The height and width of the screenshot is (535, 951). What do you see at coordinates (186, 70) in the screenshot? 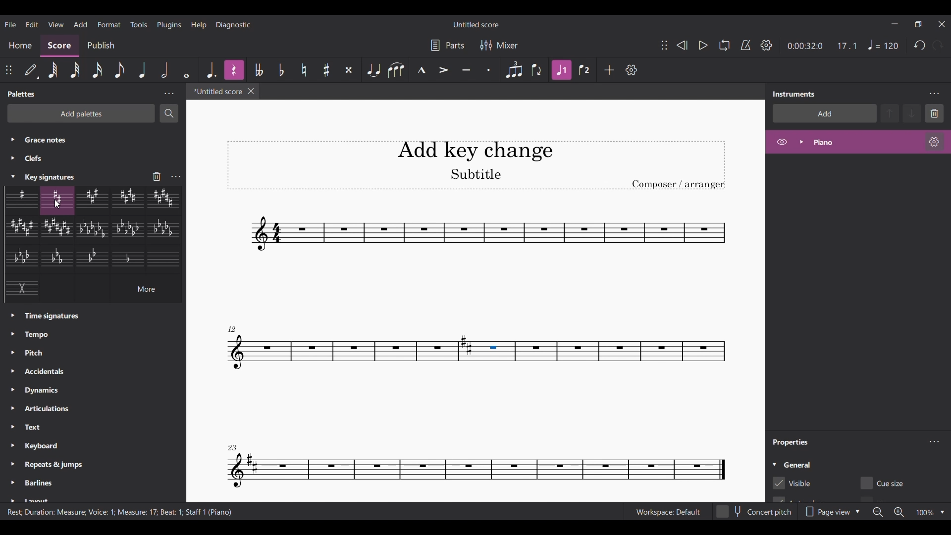
I see `Whole note` at bounding box center [186, 70].